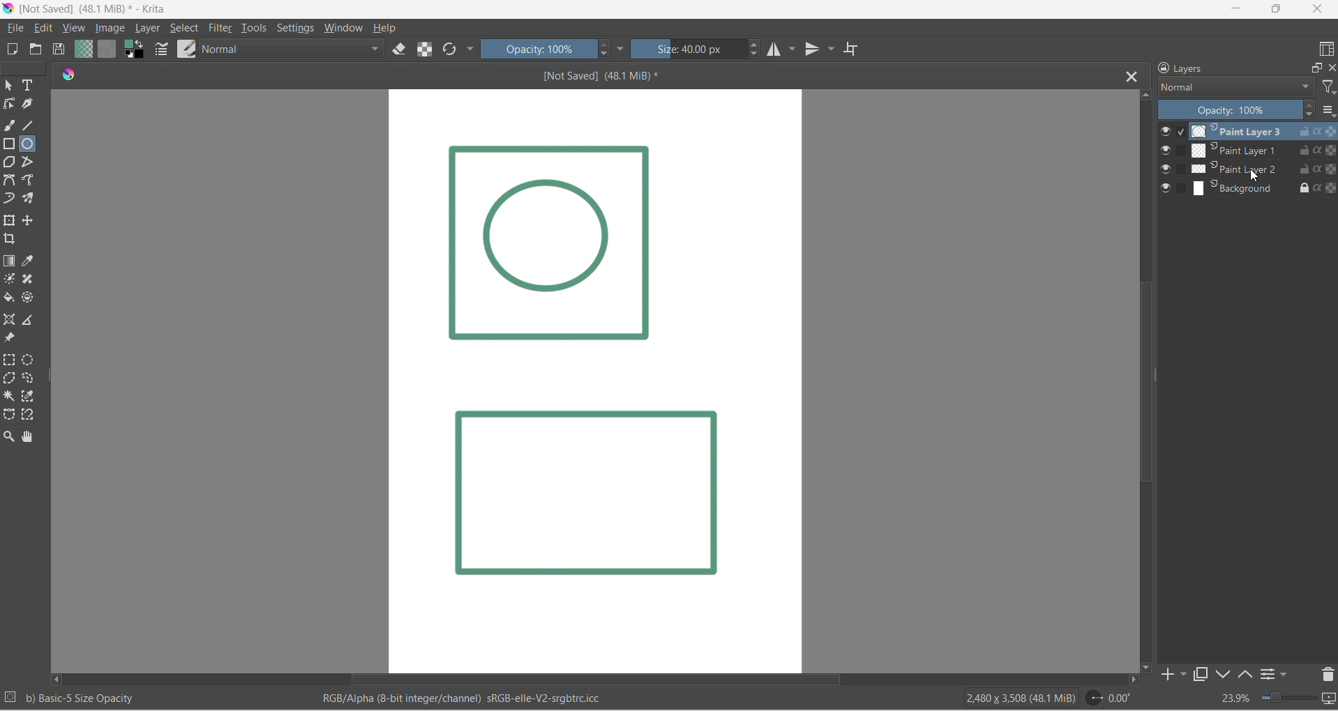 Image resolution: width=1338 pixels, height=711 pixels. I want to click on resize, so click(51, 384).